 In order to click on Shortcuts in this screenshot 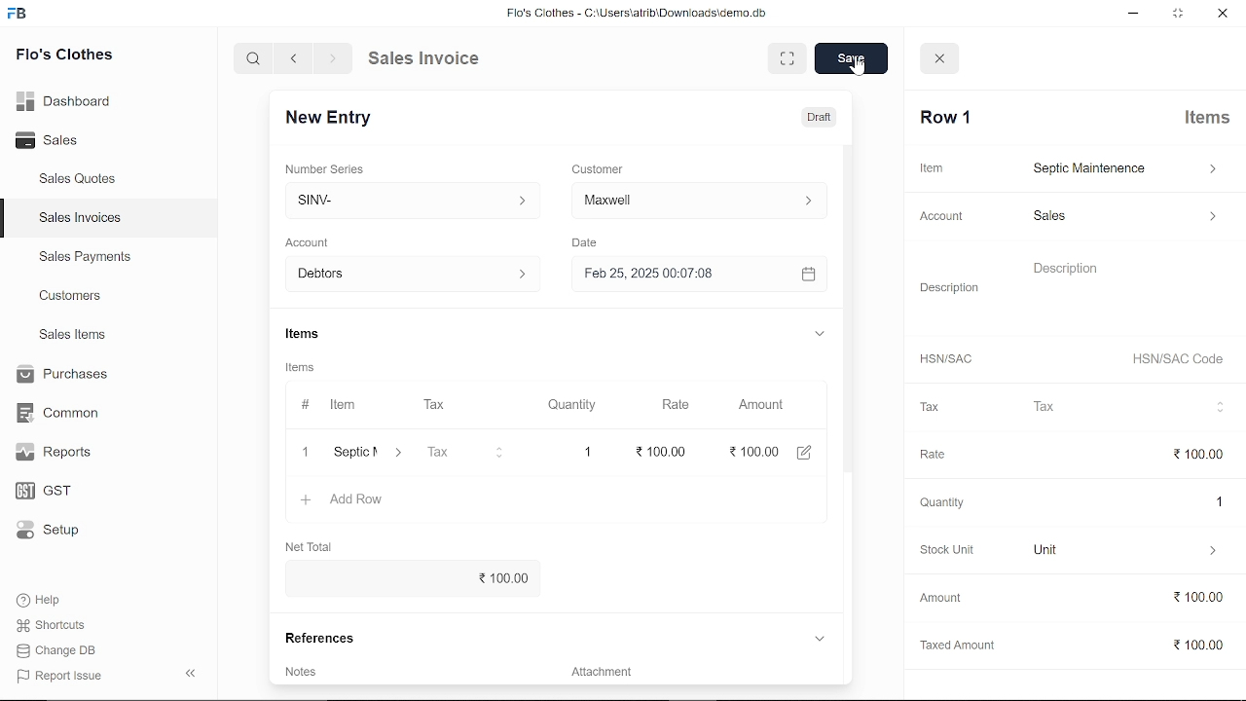, I will do `click(53, 625)`.